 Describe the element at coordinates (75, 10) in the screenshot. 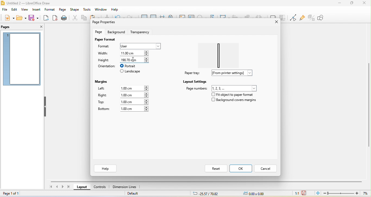

I see `shape` at that location.